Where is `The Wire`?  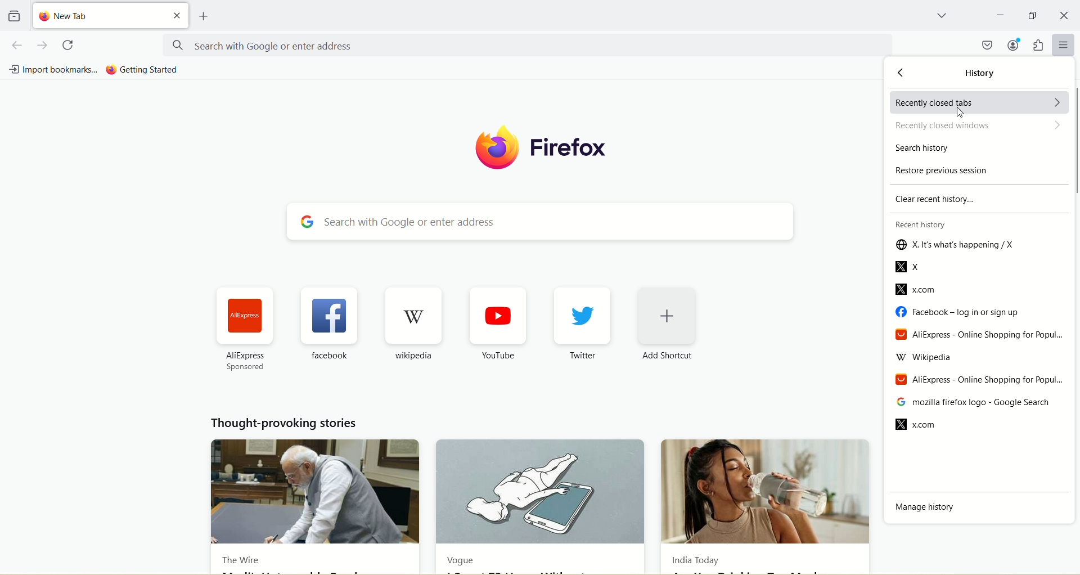
The Wire is located at coordinates (240, 562).